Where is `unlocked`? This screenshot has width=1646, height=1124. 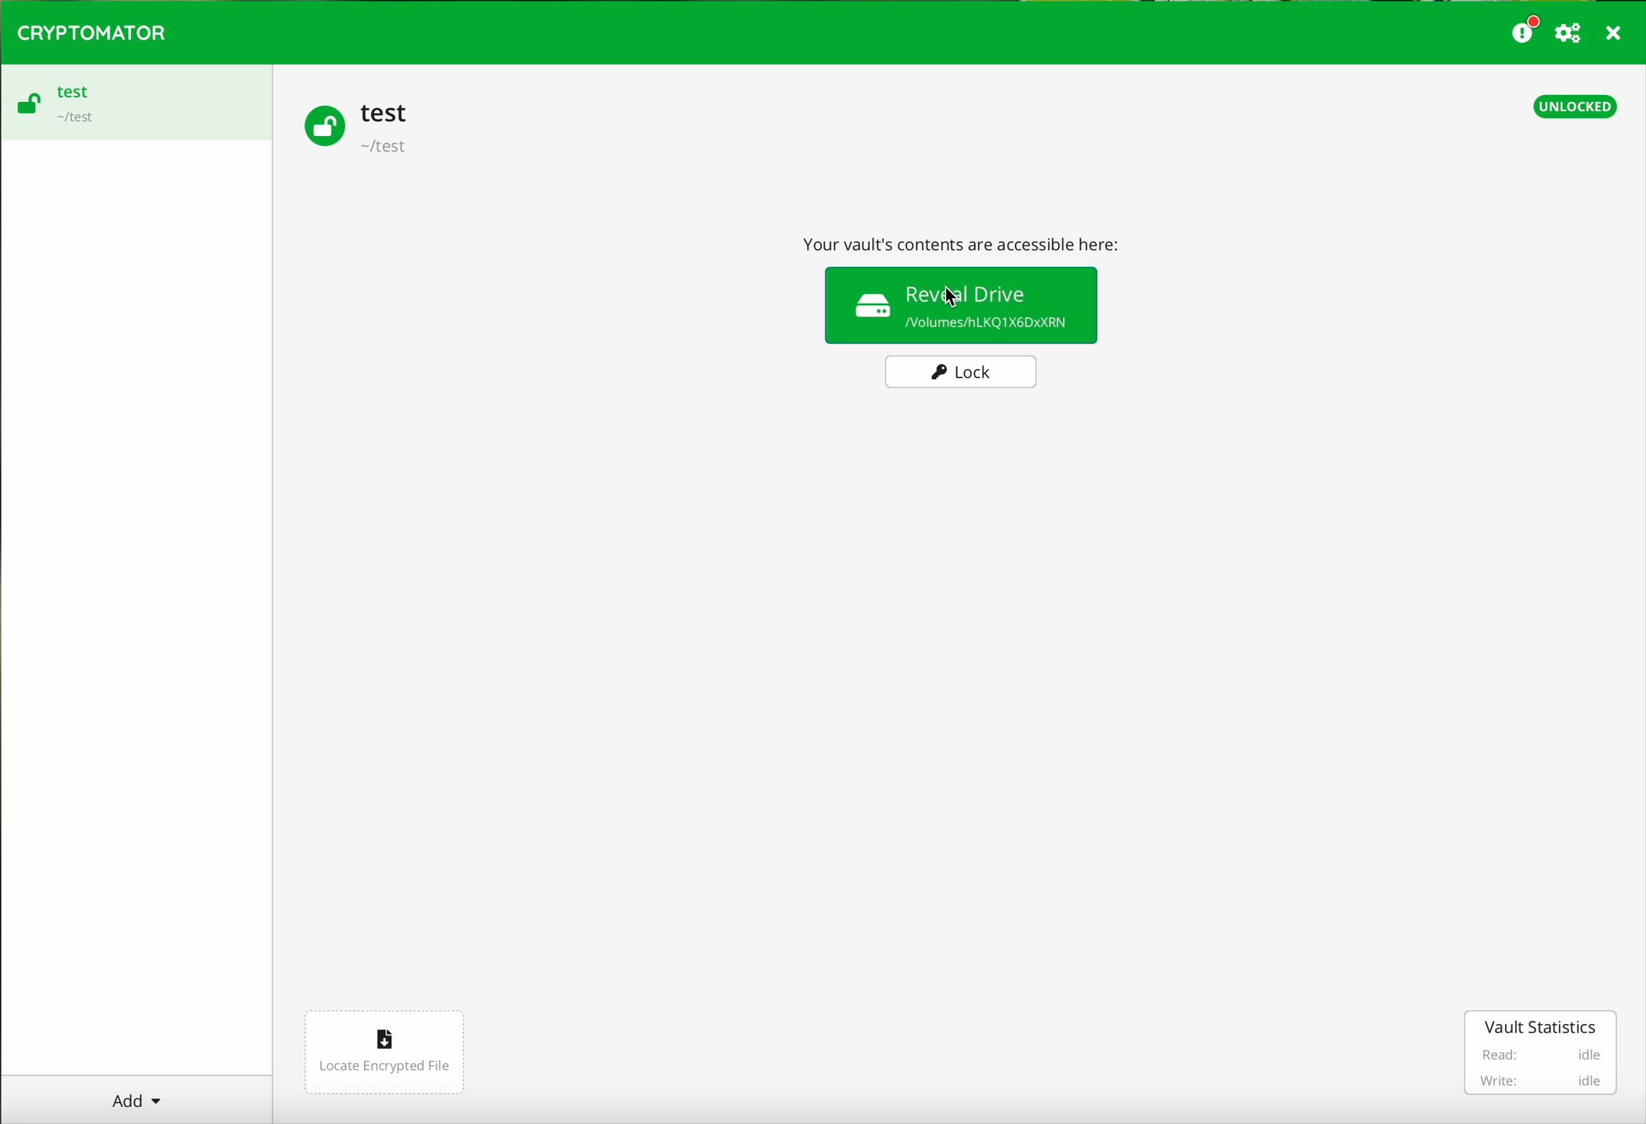
unlocked is located at coordinates (1576, 106).